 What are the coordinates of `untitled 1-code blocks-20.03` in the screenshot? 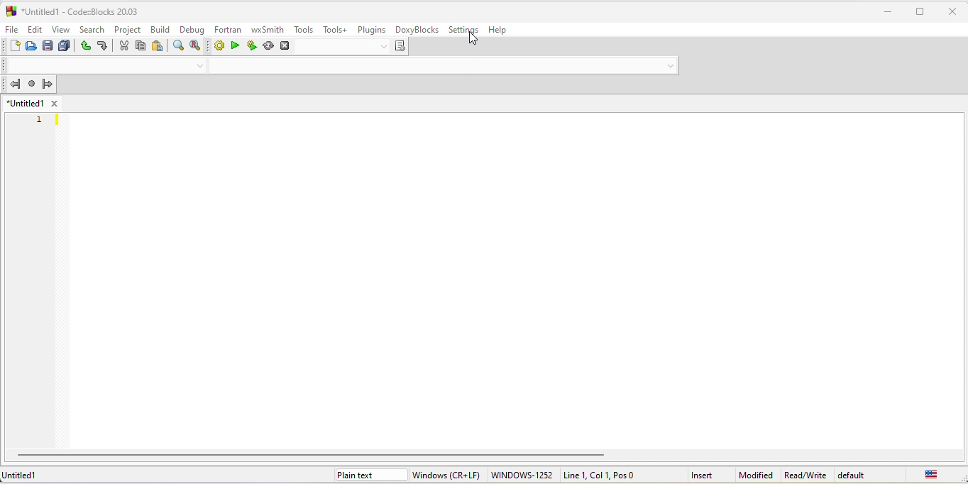 It's located at (80, 12).